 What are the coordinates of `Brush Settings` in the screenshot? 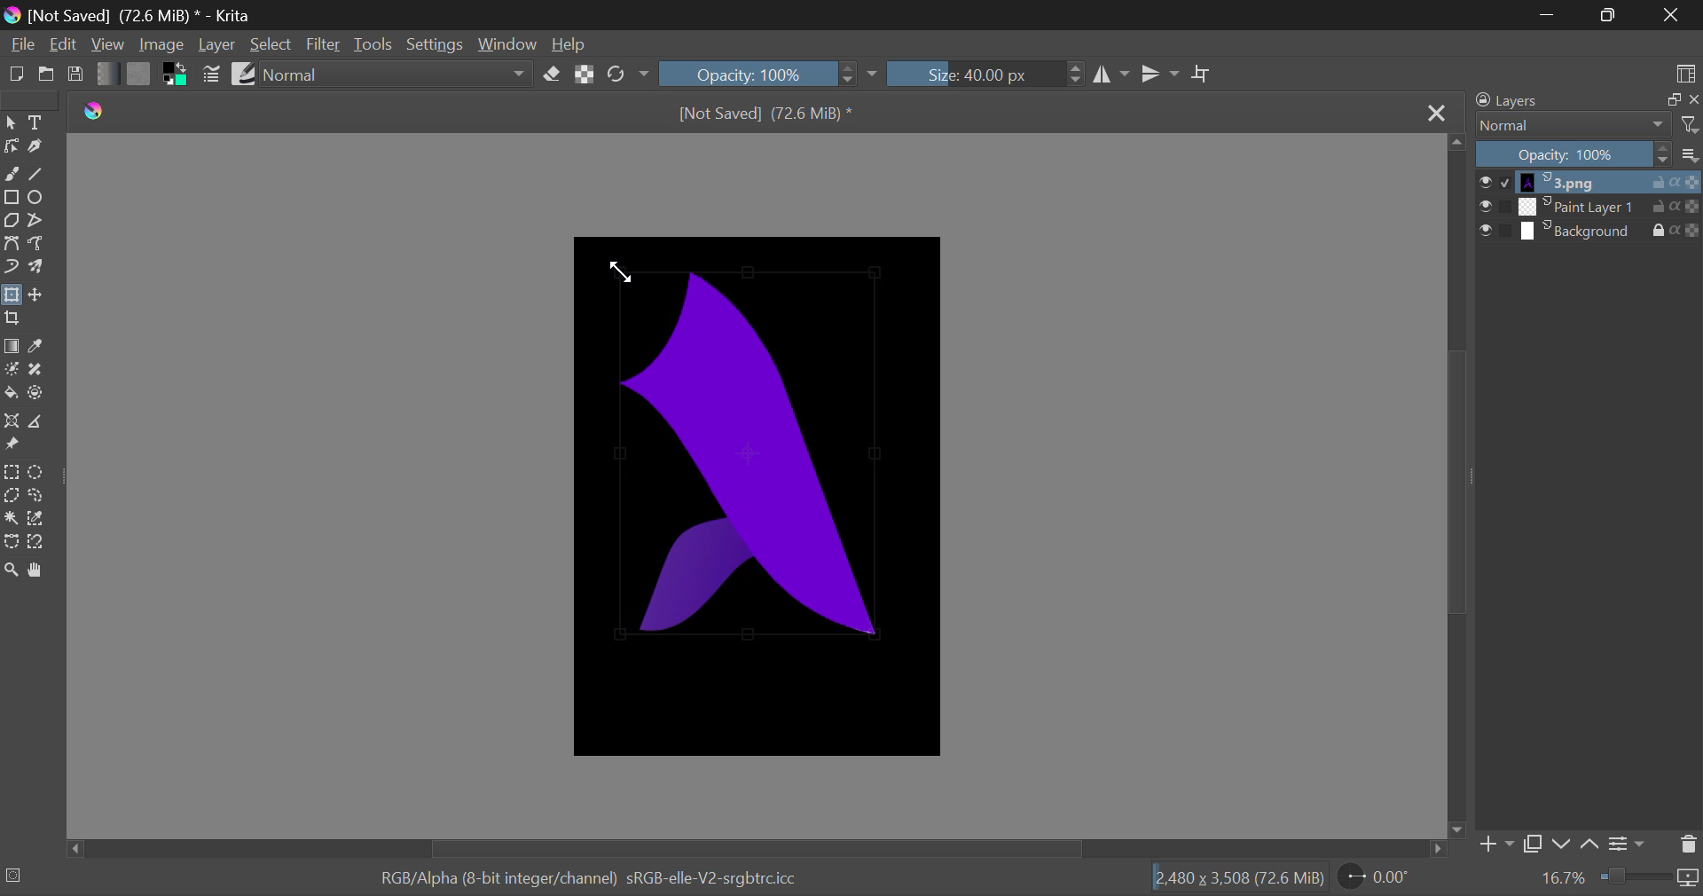 It's located at (213, 76).